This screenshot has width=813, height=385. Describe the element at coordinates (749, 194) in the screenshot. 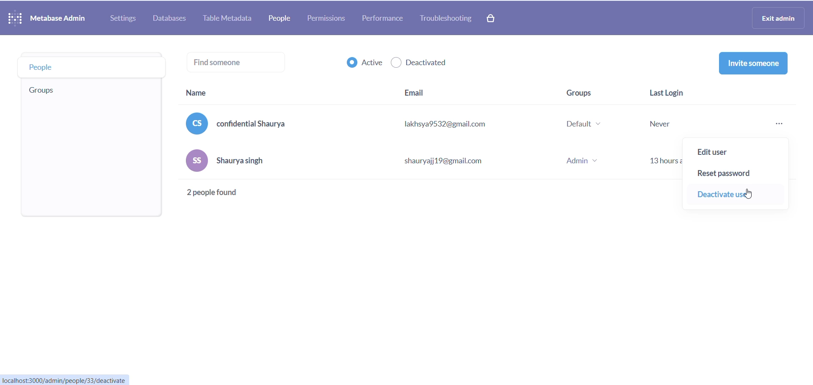

I see `cursor` at that location.